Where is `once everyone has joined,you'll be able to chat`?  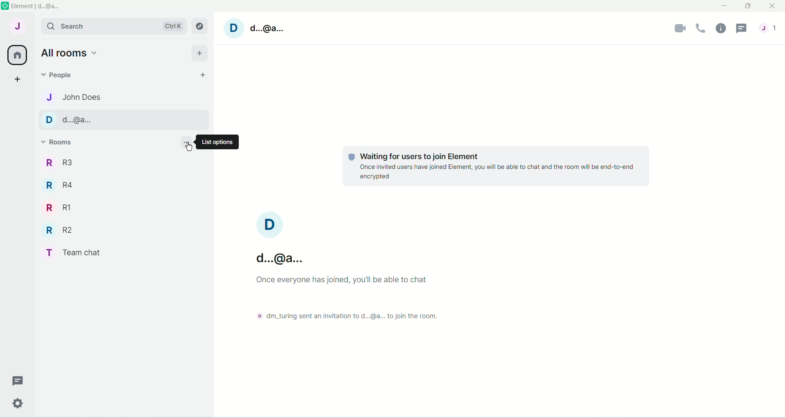
once everyone has joined,you'll be able to chat is located at coordinates (335, 283).